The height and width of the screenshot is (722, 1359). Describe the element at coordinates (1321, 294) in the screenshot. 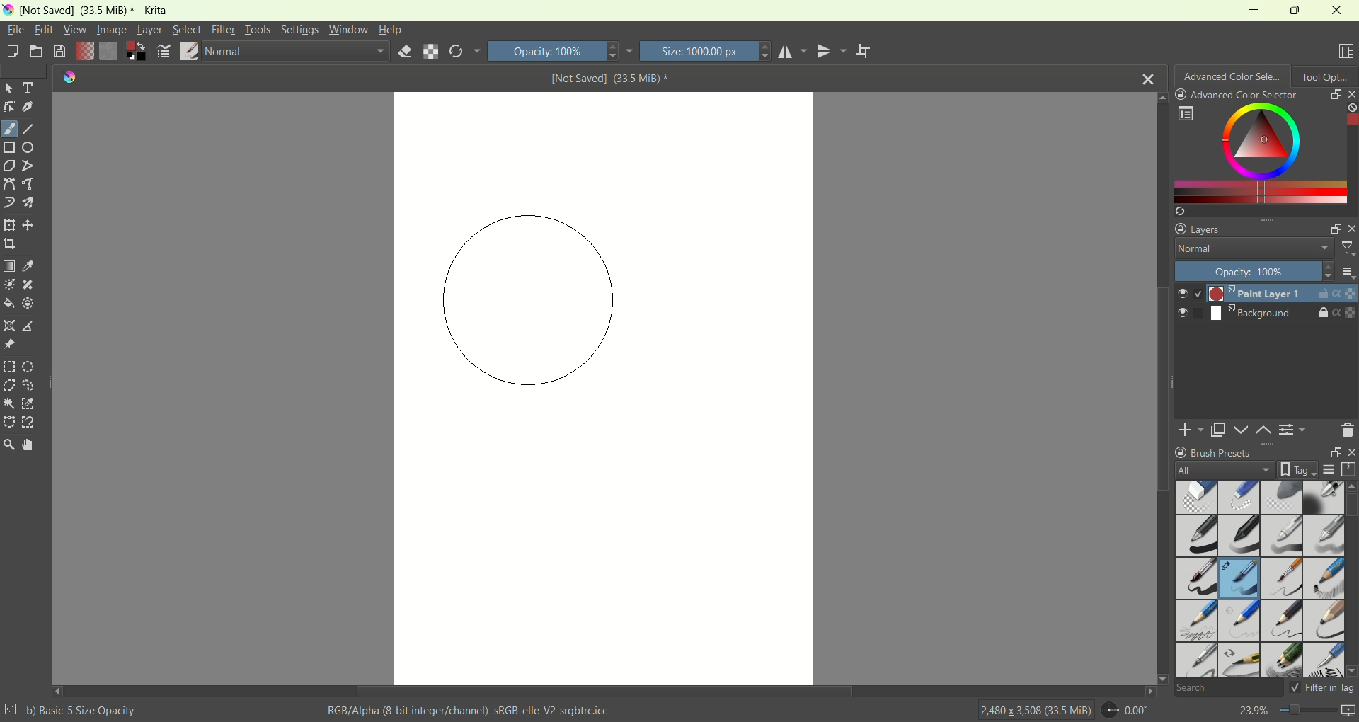

I see `unlock` at that location.